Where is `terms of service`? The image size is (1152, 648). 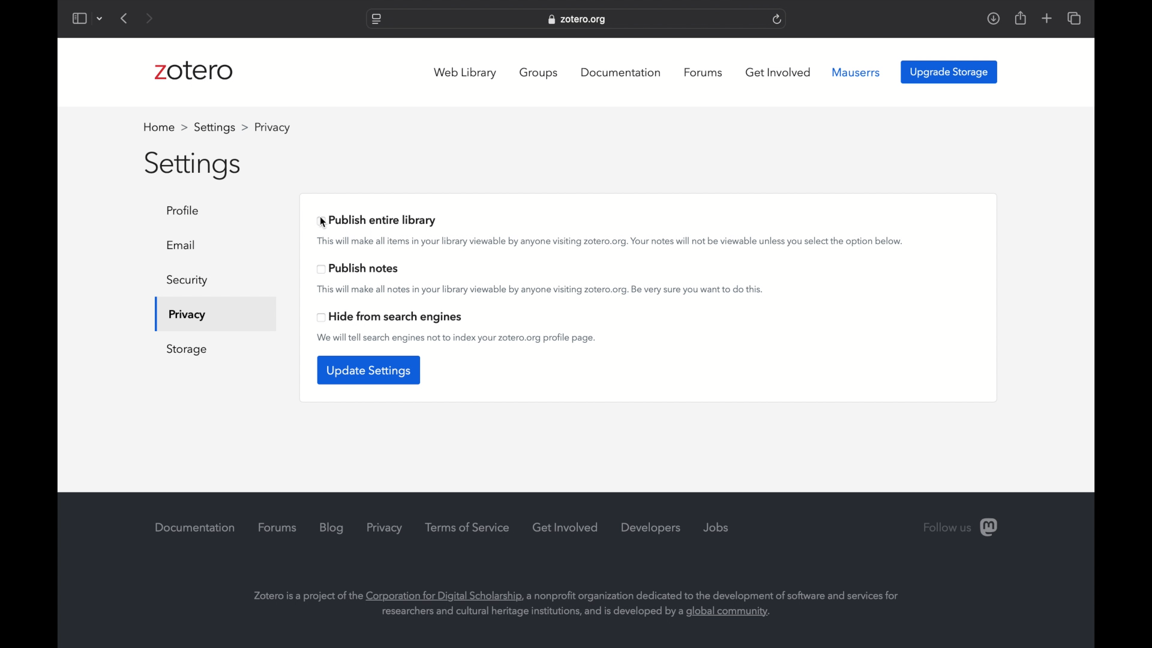 terms of service is located at coordinates (467, 527).